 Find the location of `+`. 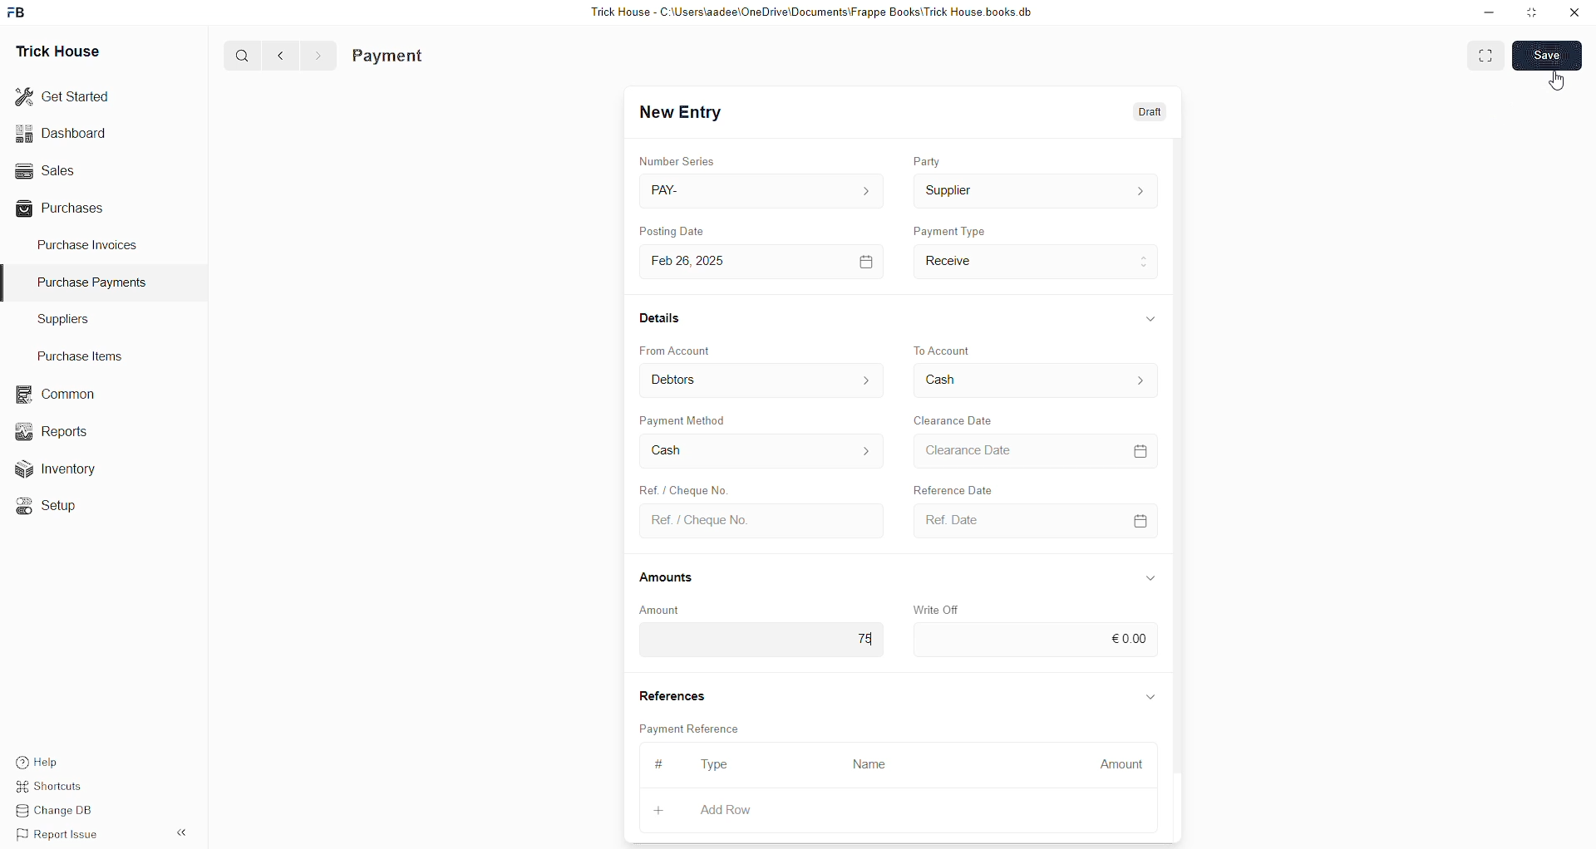

+ is located at coordinates (658, 811).